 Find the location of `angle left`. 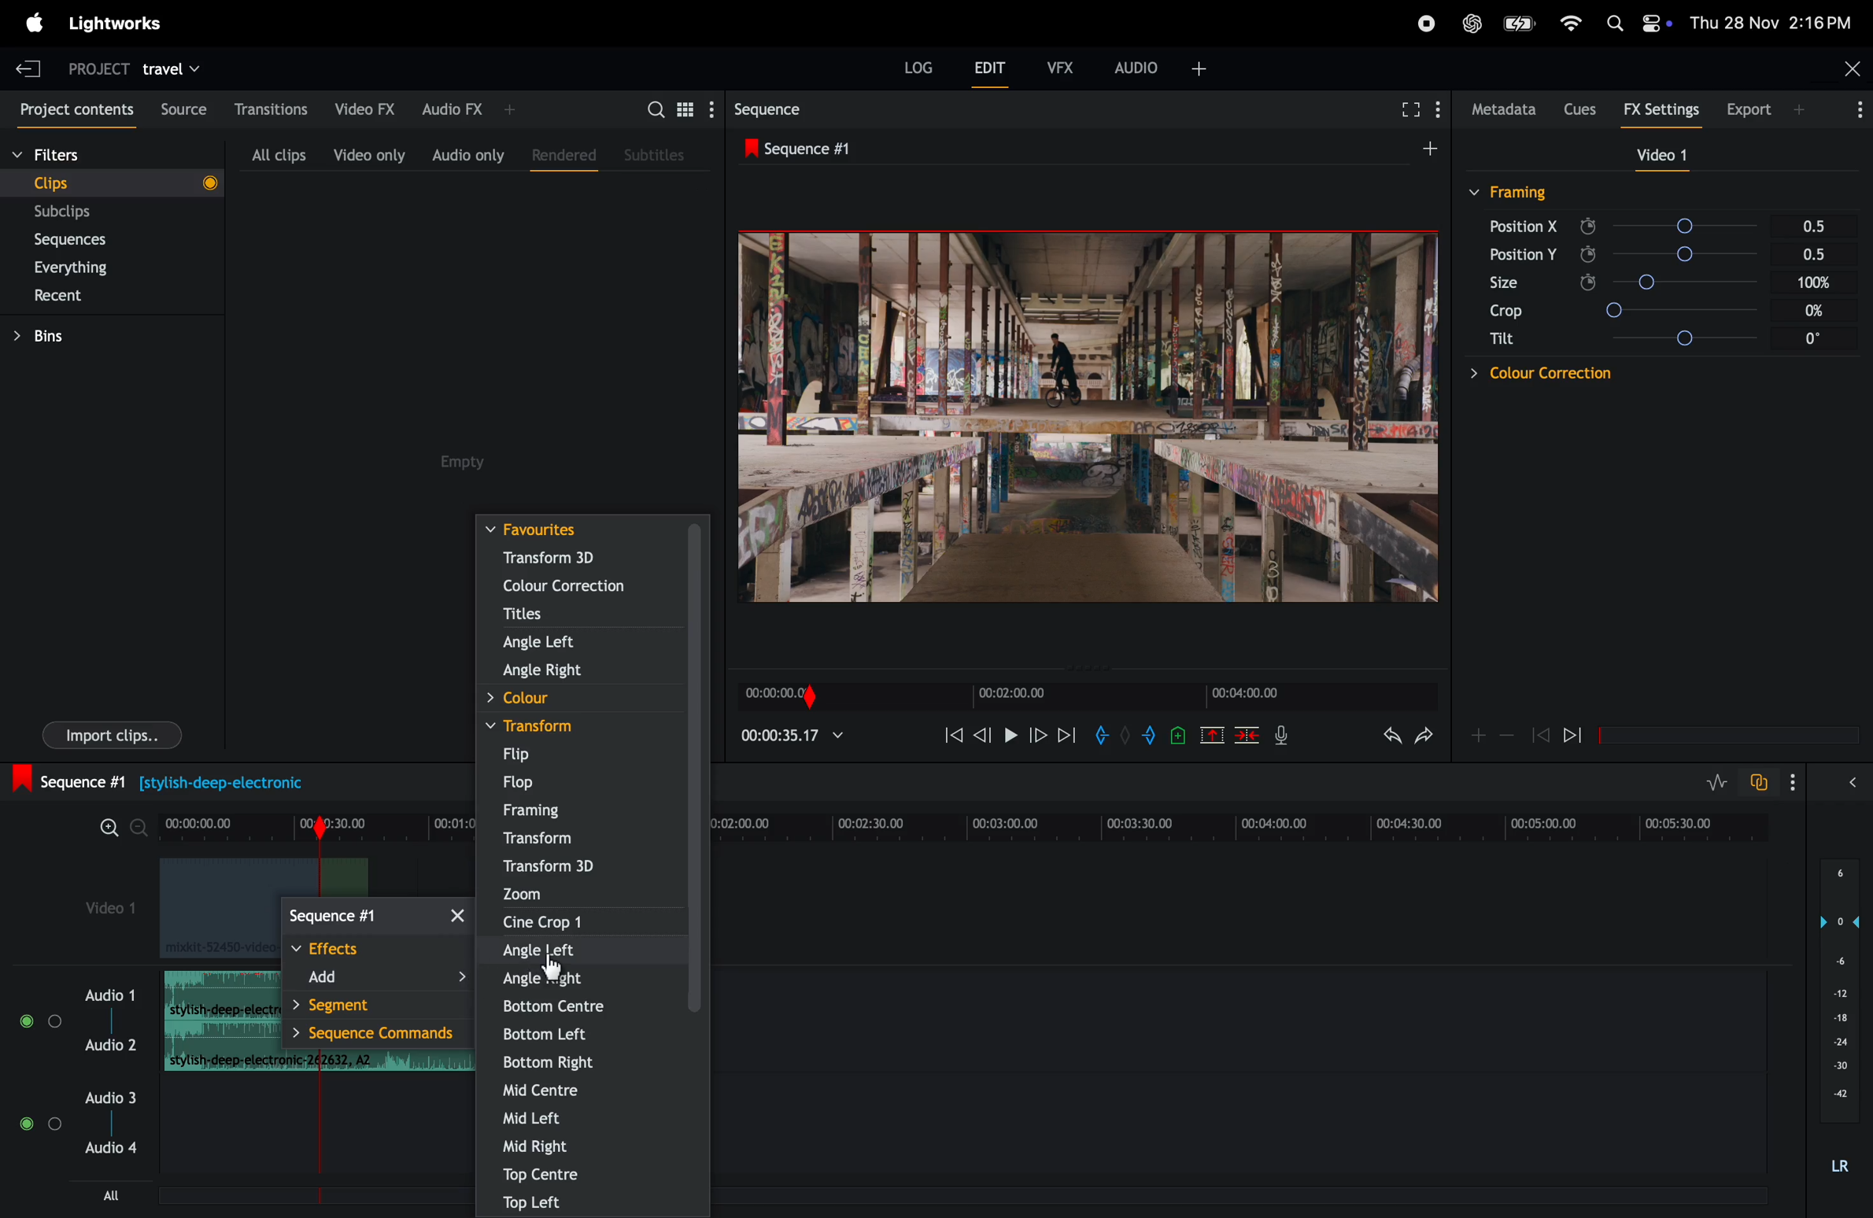

angle left is located at coordinates (594, 644).